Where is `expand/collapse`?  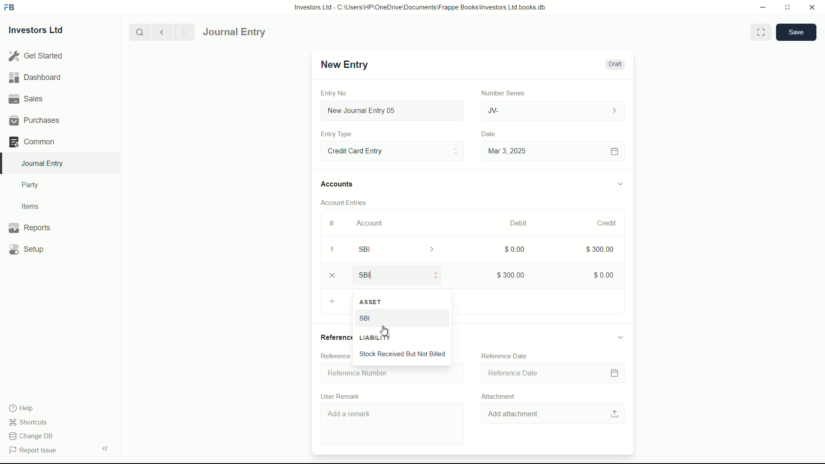
expand/collapse is located at coordinates (105, 448).